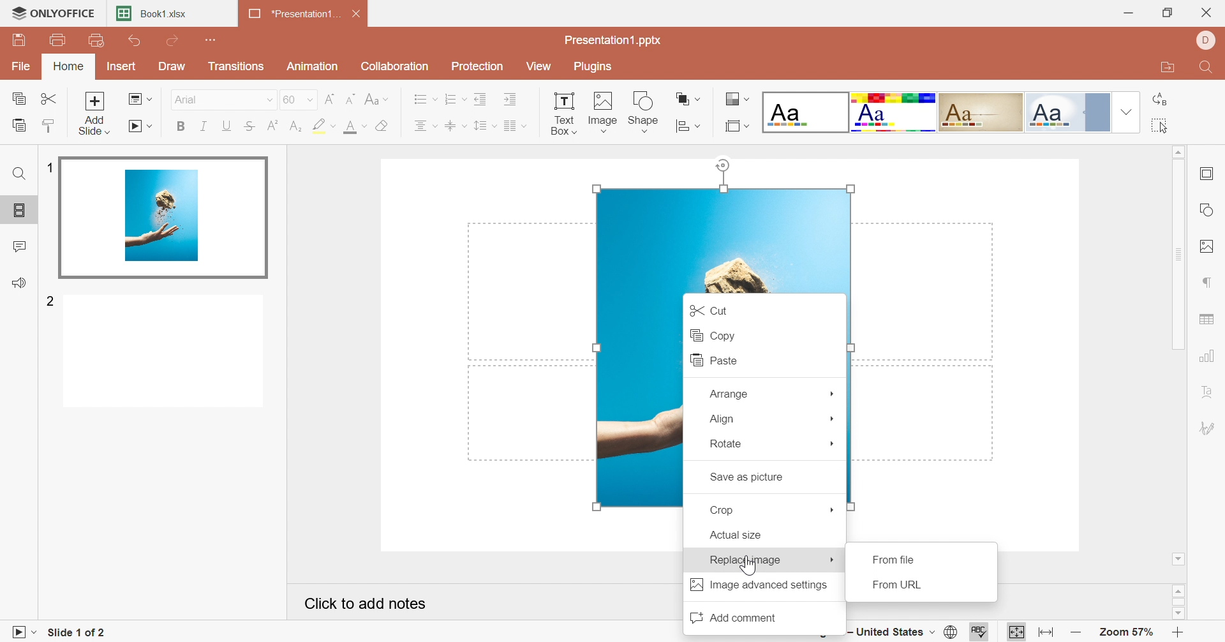 The image size is (1225, 642). I want to click on Open file location, so click(1166, 70).